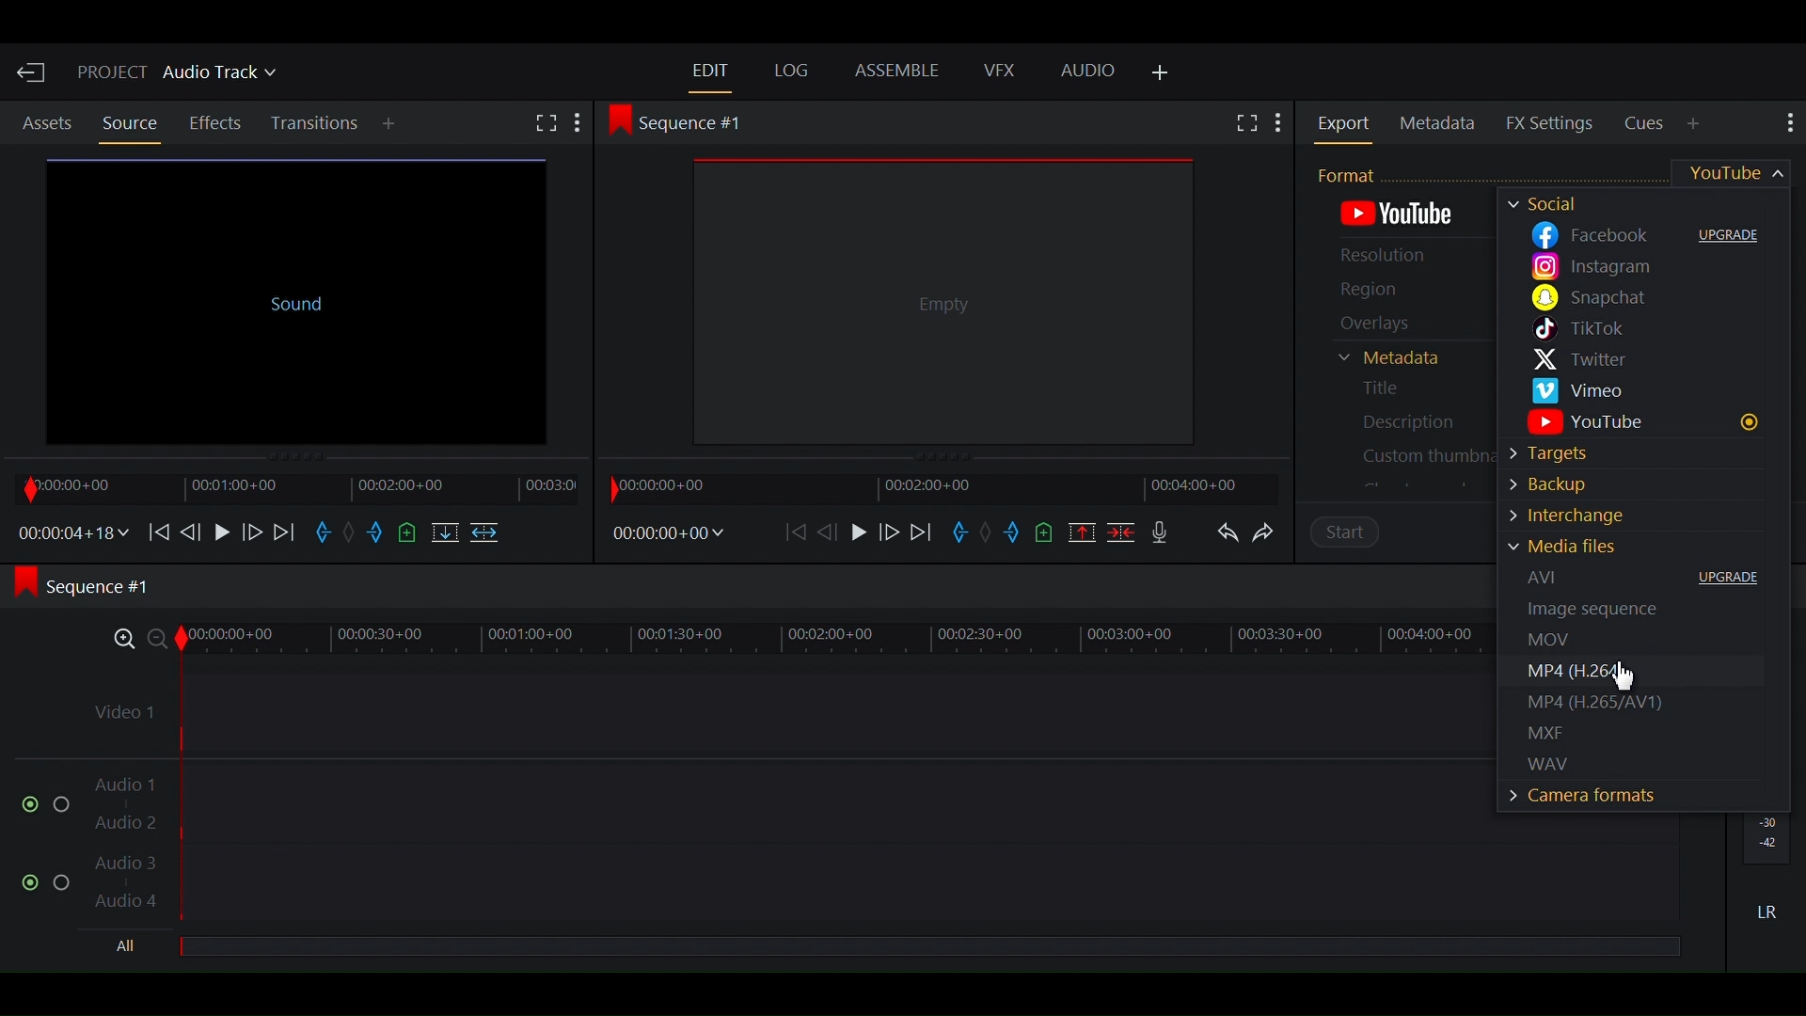  What do you see at coordinates (409, 533) in the screenshot?
I see `Add a cue` at bounding box center [409, 533].